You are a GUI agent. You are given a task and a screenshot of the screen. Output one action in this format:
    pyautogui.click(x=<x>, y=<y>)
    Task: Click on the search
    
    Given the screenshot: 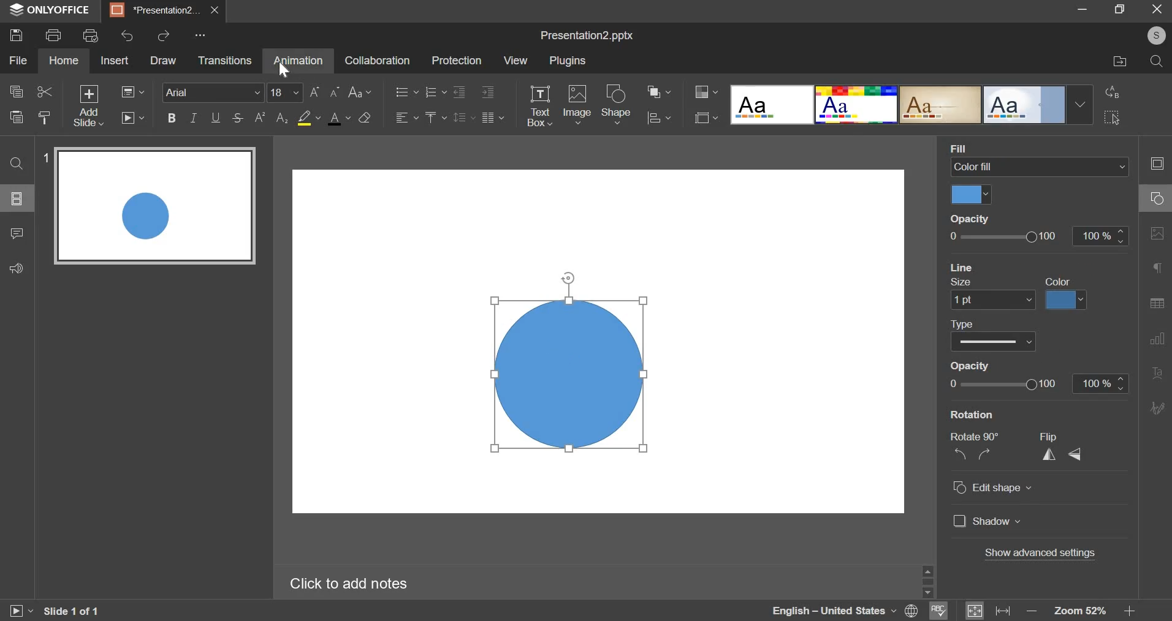 What is the action you would take?
    pyautogui.click(x=1158, y=61)
    